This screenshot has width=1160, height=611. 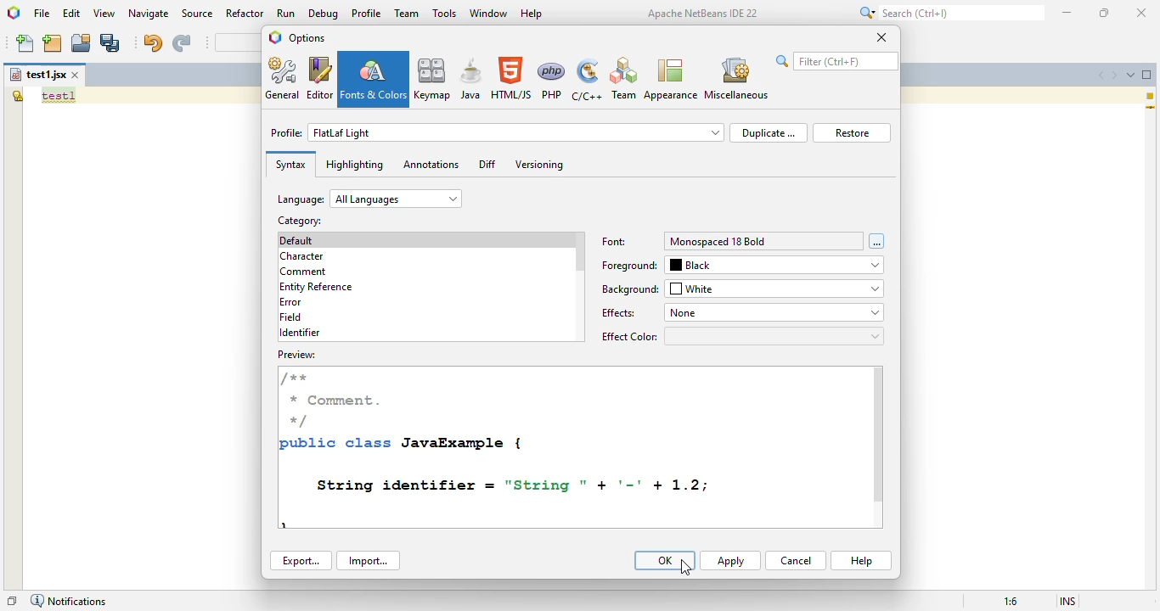 What do you see at coordinates (615, 242) in the screenshot?
I see `font` at bounding box center [615, 242].